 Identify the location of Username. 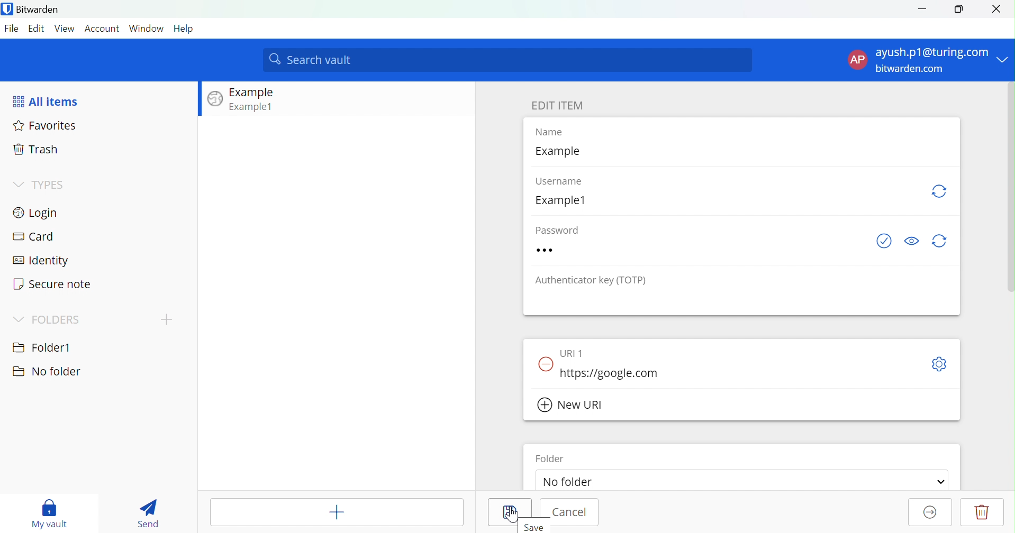
(565, 182).